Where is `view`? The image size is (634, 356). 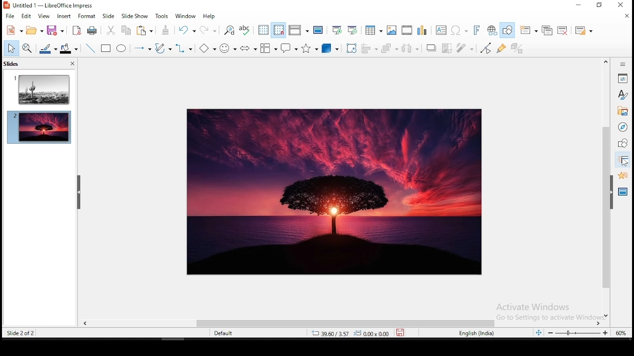
view is located at coordinates (42, 15).